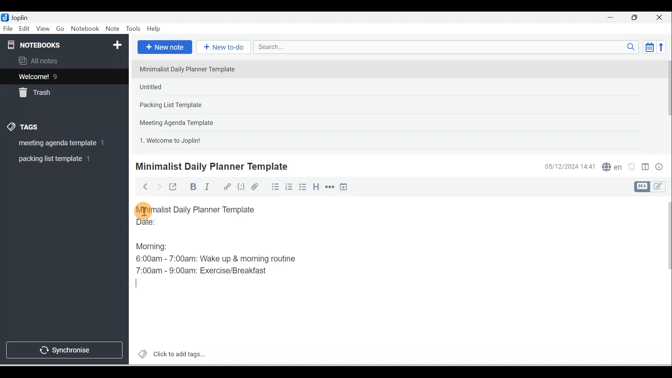 This screenshot has height=378, width=672. I want to click on View, so click(43, 29).